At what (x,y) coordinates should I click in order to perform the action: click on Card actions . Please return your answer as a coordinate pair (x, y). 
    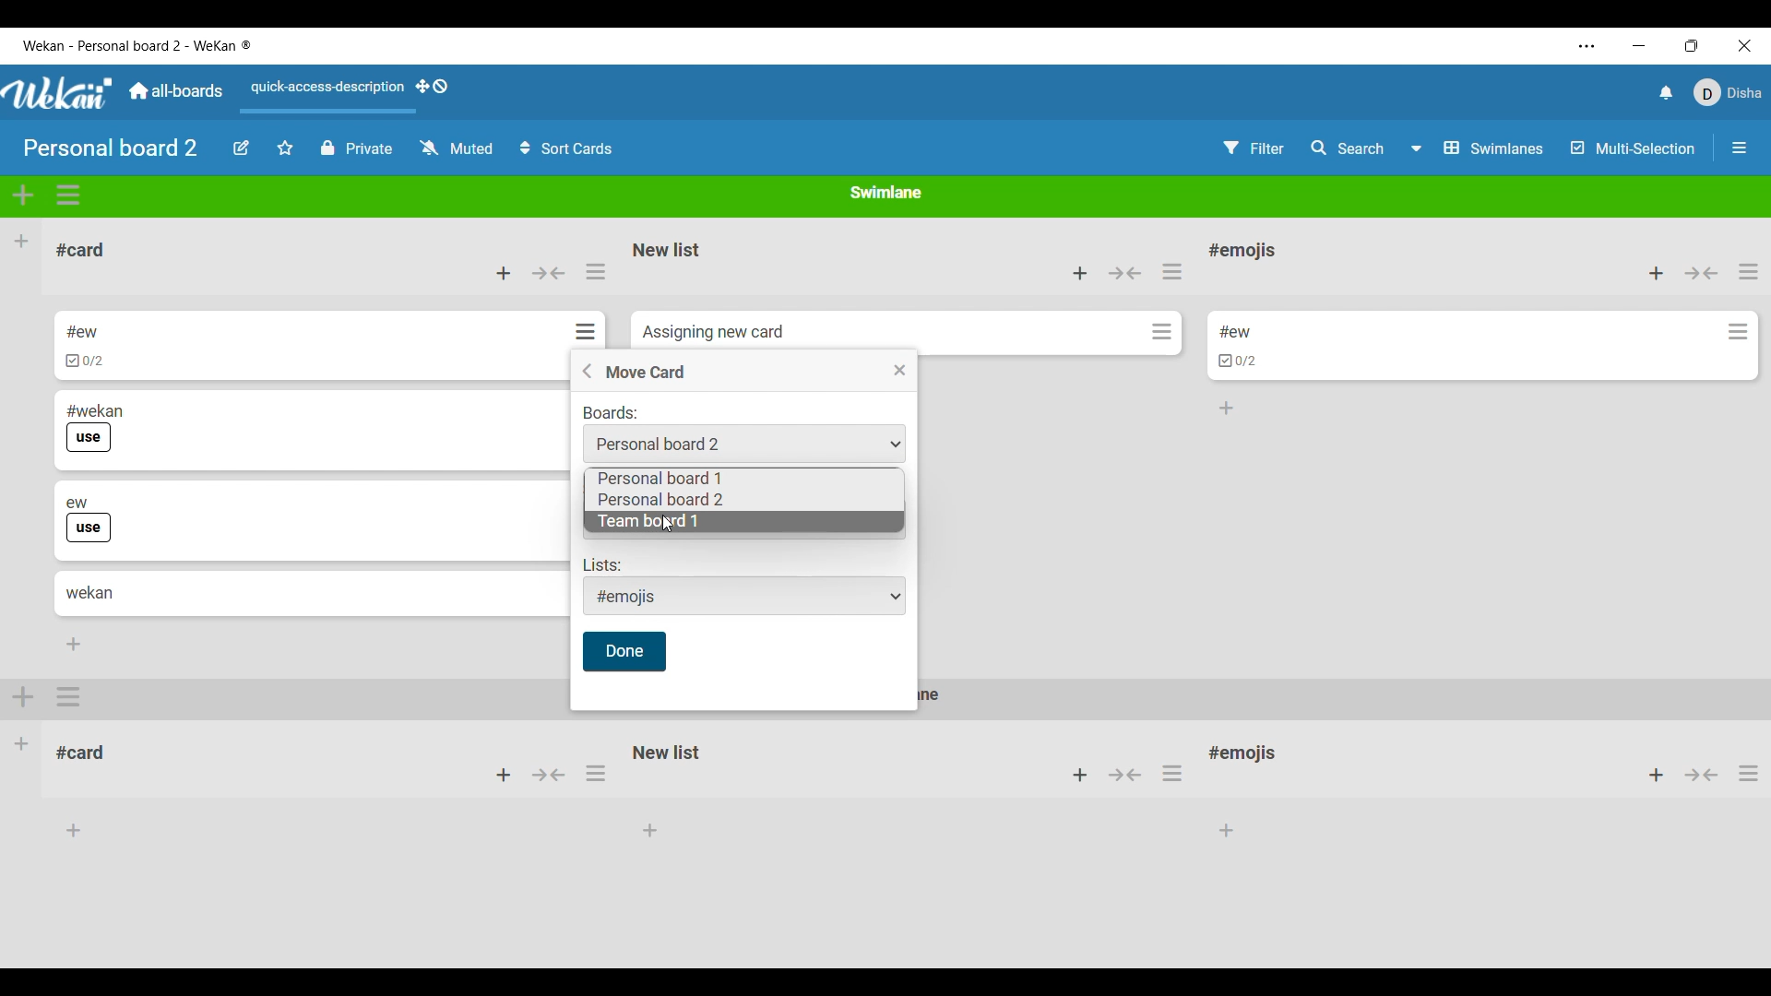
    Looking at the image, I should click on (589, 331).